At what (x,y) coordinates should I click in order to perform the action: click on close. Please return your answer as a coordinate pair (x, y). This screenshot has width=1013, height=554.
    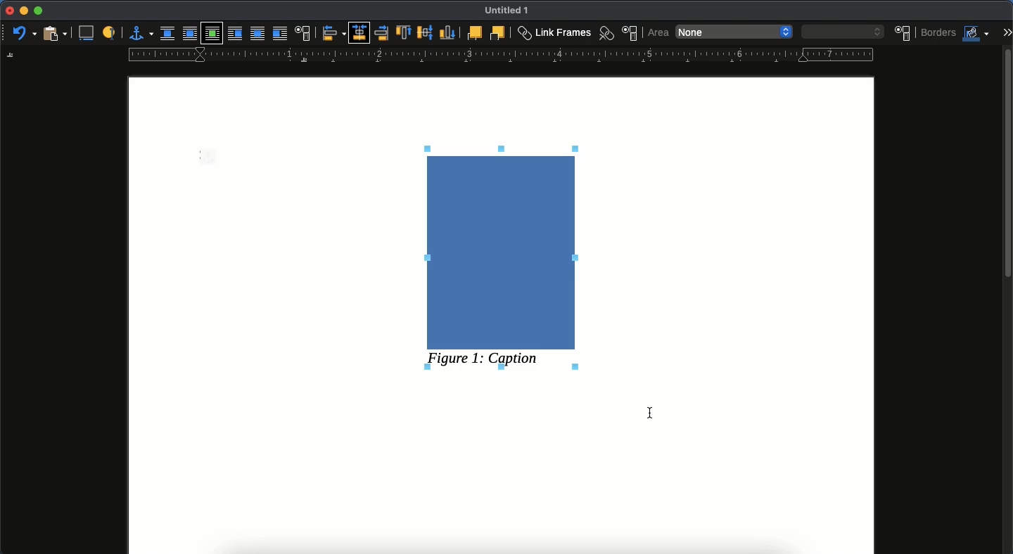
    Looking at the image, I should click on (8, 11).